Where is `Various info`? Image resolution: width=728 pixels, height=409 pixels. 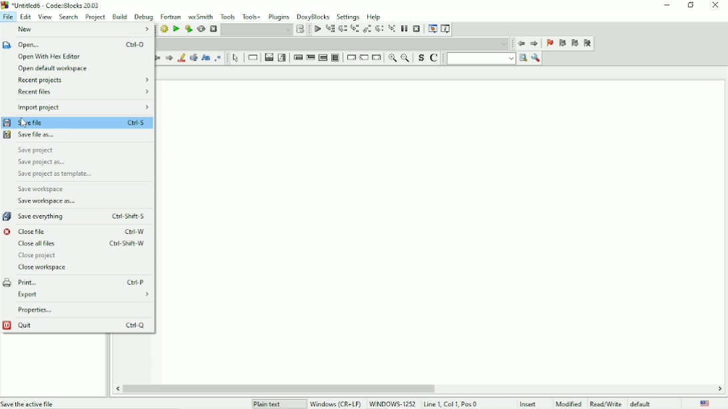 Various info is located at coordinates (447, 29).